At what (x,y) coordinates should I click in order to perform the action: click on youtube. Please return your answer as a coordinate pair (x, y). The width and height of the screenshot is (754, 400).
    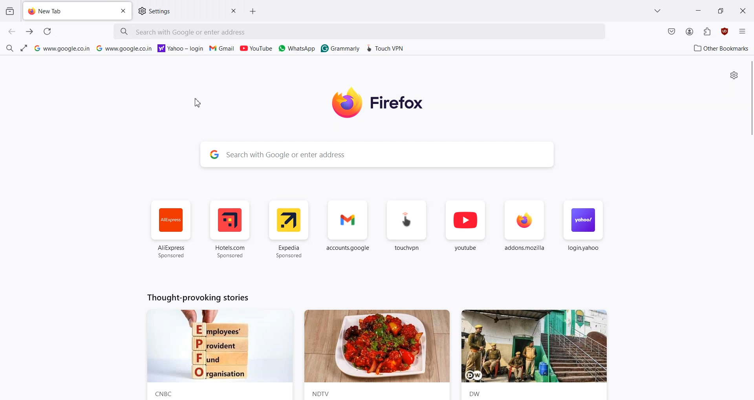
    Looking at the image, I should click on (465, 230).